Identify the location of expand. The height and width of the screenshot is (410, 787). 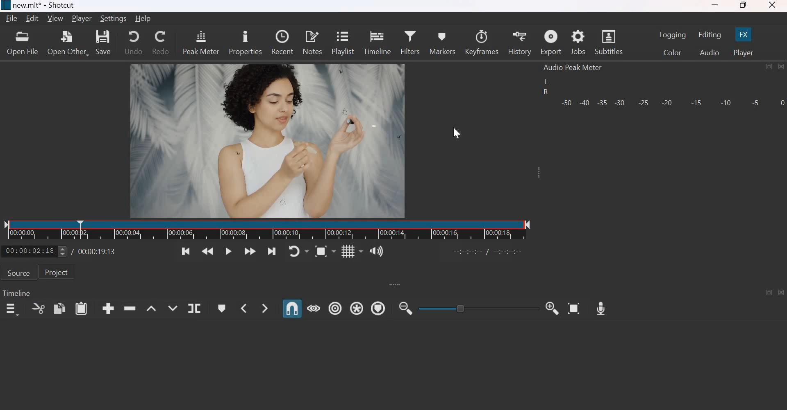
(399, 284).